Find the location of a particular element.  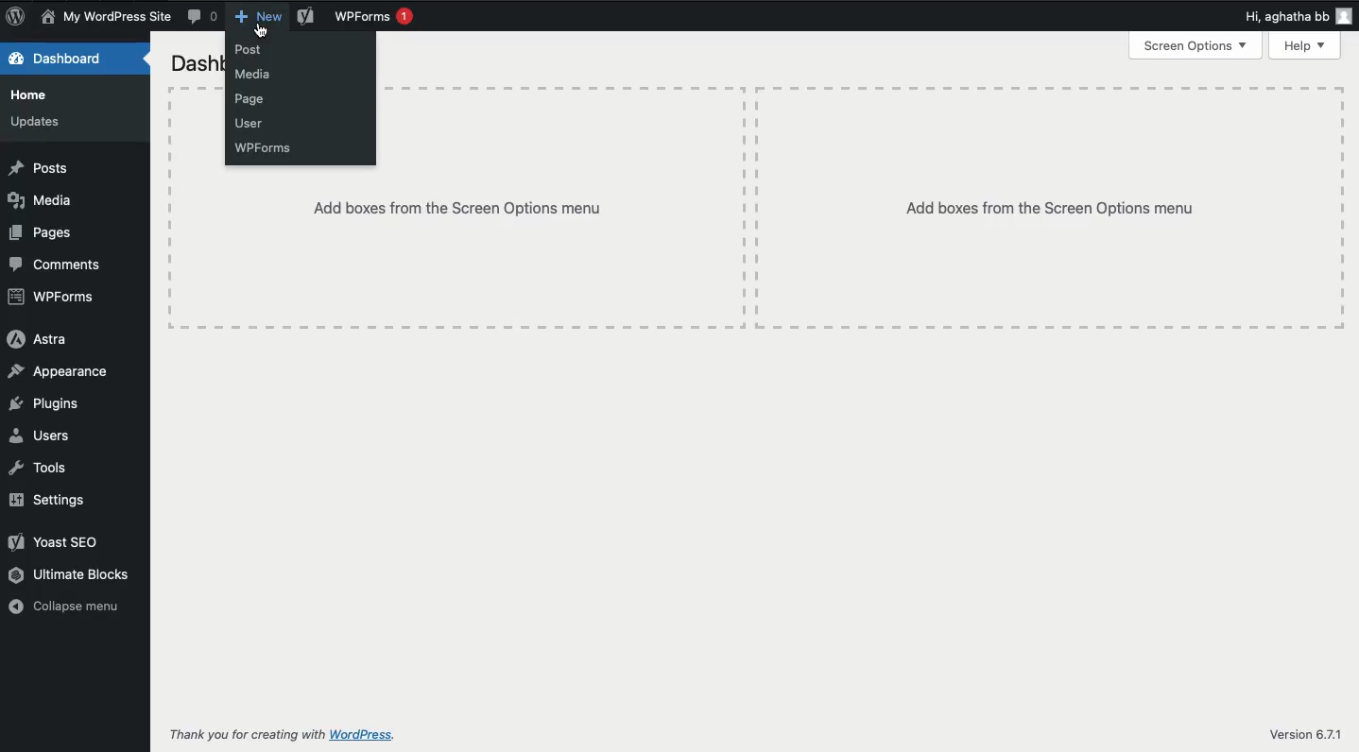

Astra is located at coordinates (39, 339).